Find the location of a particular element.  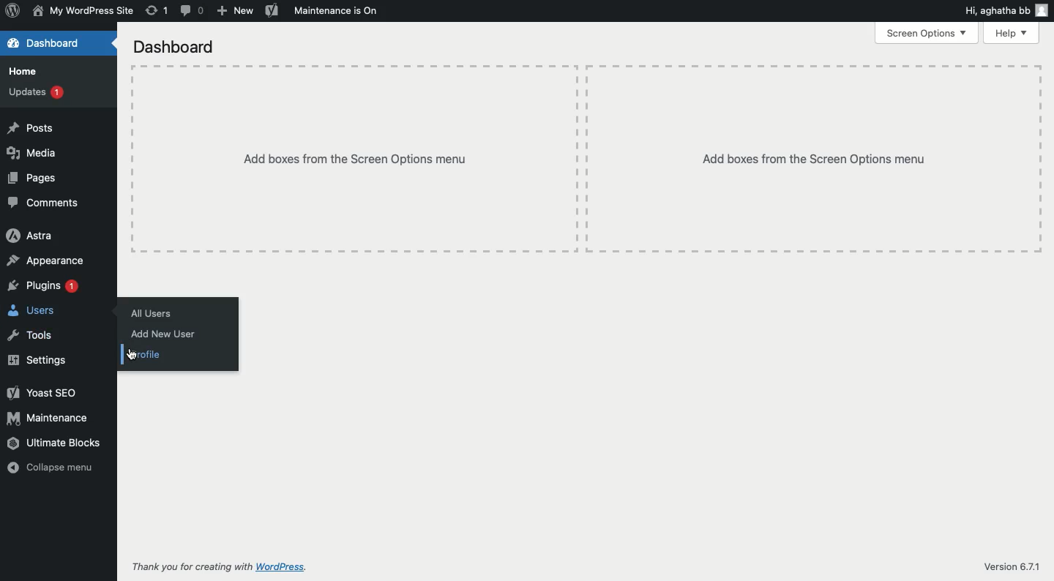

Ultimate blocks is located at coordinates (56, 446).